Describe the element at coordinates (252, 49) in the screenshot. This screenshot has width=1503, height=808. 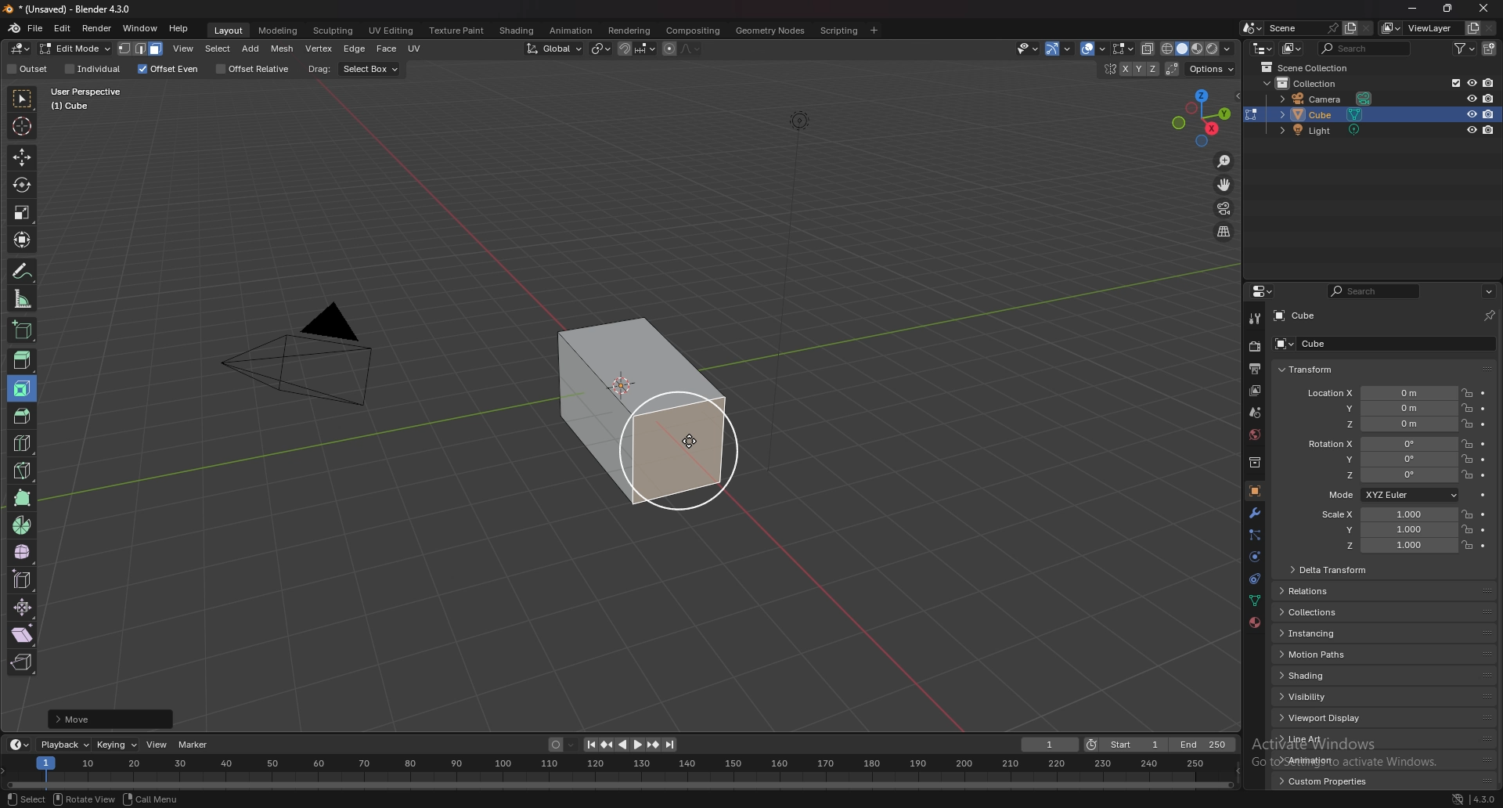
I see `add` at that location.